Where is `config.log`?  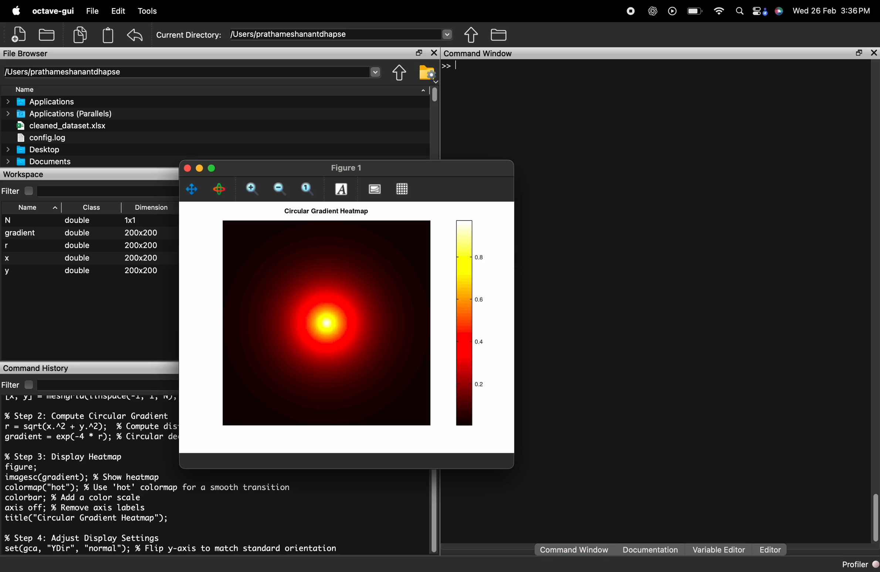
config.log is located at coordinates (41, 138).